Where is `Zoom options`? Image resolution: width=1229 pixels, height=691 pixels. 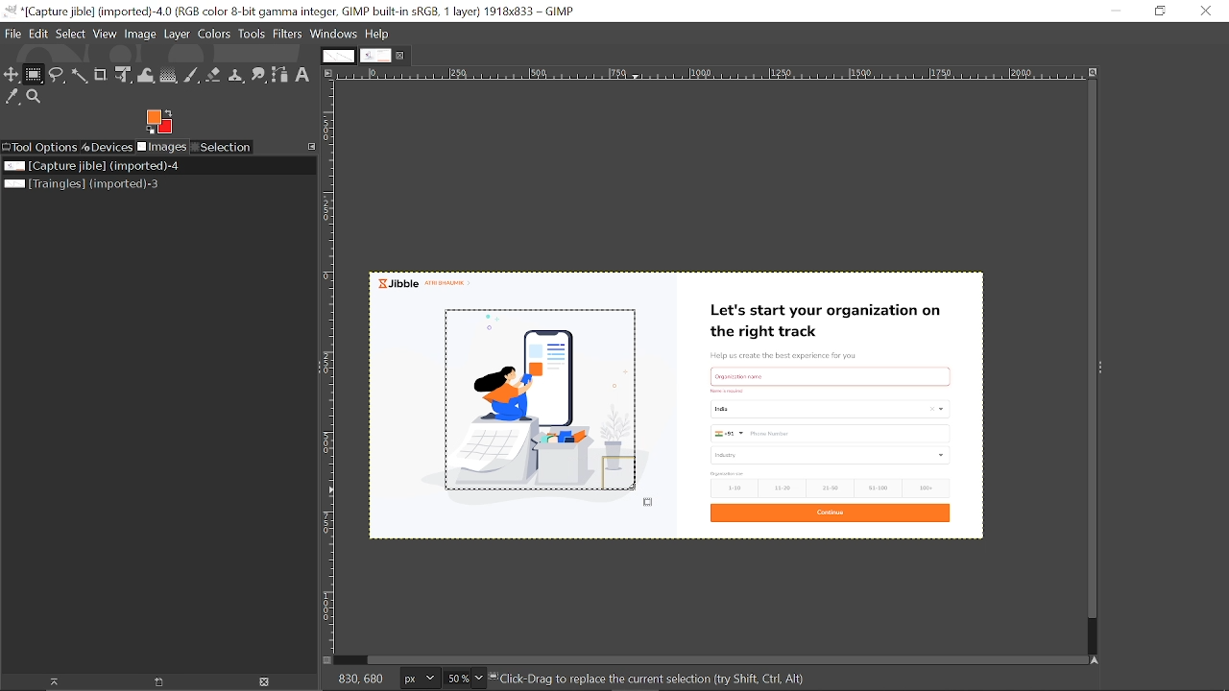 Zoom options is located at coordinates (480, 677).